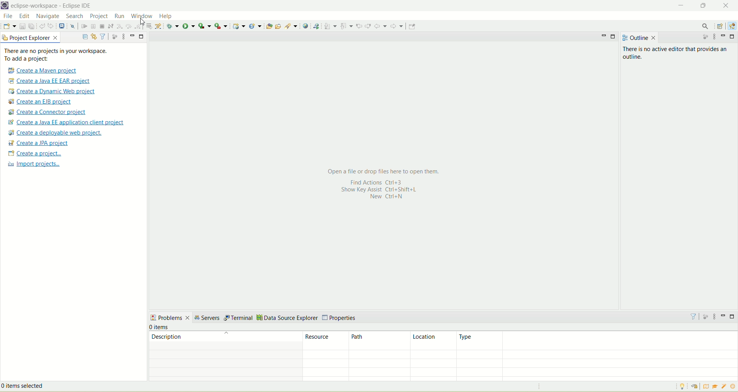 The height and width of the screenshot is (392, 738). I want to click on terminal, so click(238, 318).